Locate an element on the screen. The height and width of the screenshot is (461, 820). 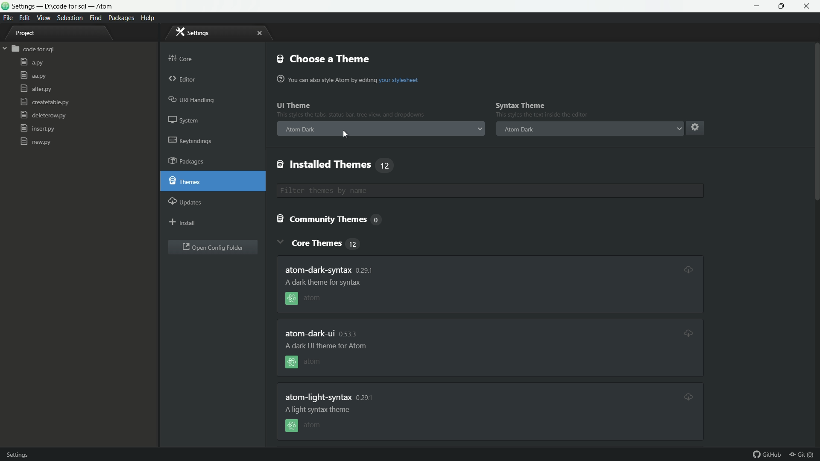
installed themes is located at coordinates (335, 165).